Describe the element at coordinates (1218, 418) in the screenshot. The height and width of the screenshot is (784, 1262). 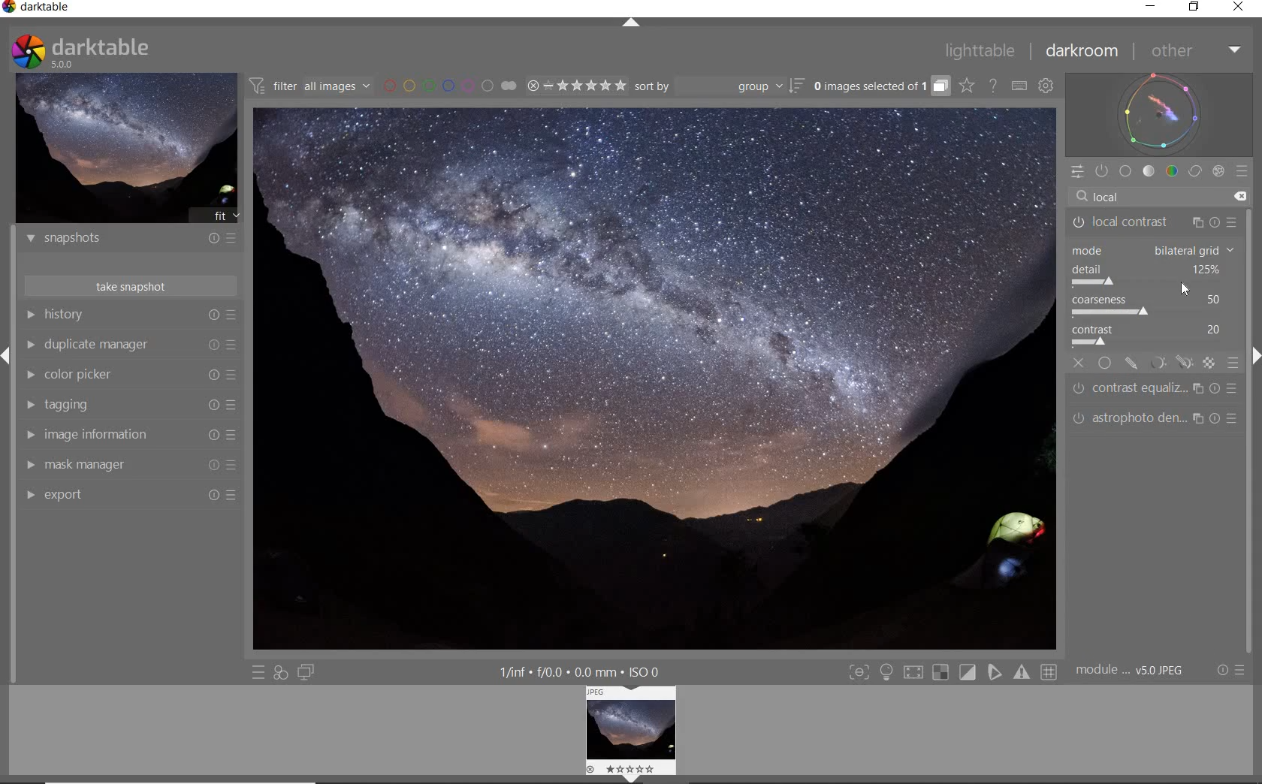
I see `reset parameters` at that location.